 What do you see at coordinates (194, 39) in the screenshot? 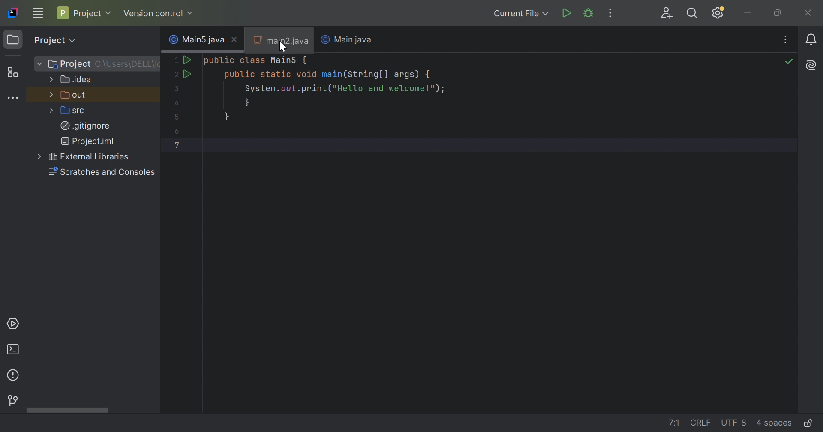
I see `Main5.java` at bounding box center [194, 39].